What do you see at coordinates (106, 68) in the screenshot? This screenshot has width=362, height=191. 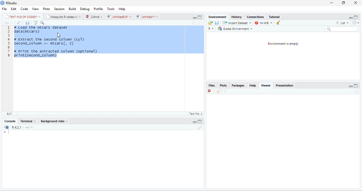 I see `1 # Load the mrcars dataset

2 data(mecars)

3

4 # Extract the second column (cyl)

5 second_column <- mrcars[, 2]

6

7 # print the extracted column (optional)
8 print(second_column)` at bounding box center [106, 68].